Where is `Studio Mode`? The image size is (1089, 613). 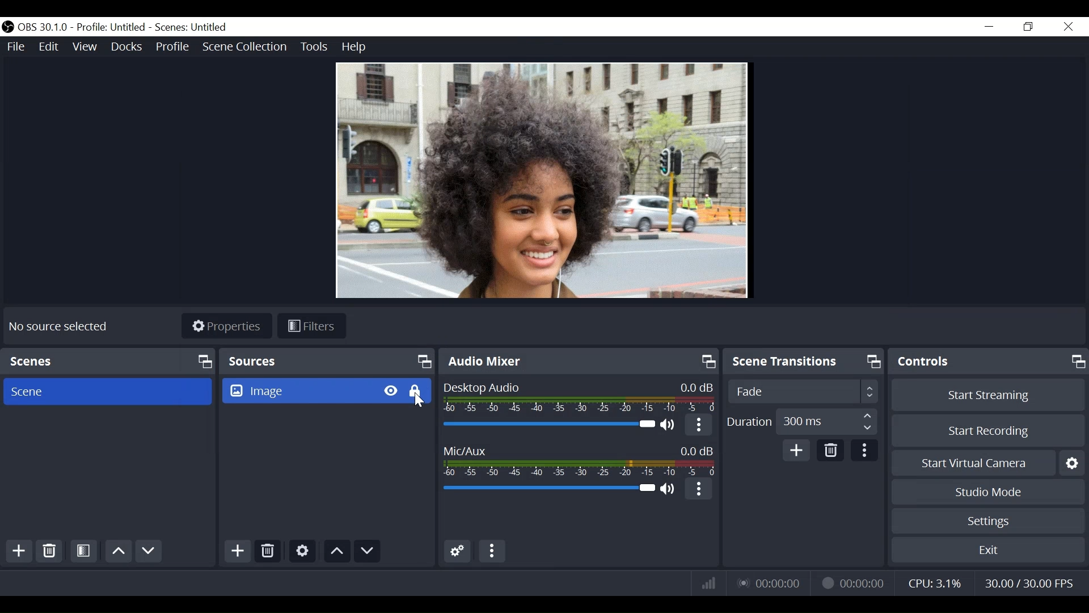 Studio Mode is located at coordinates (987, 493).